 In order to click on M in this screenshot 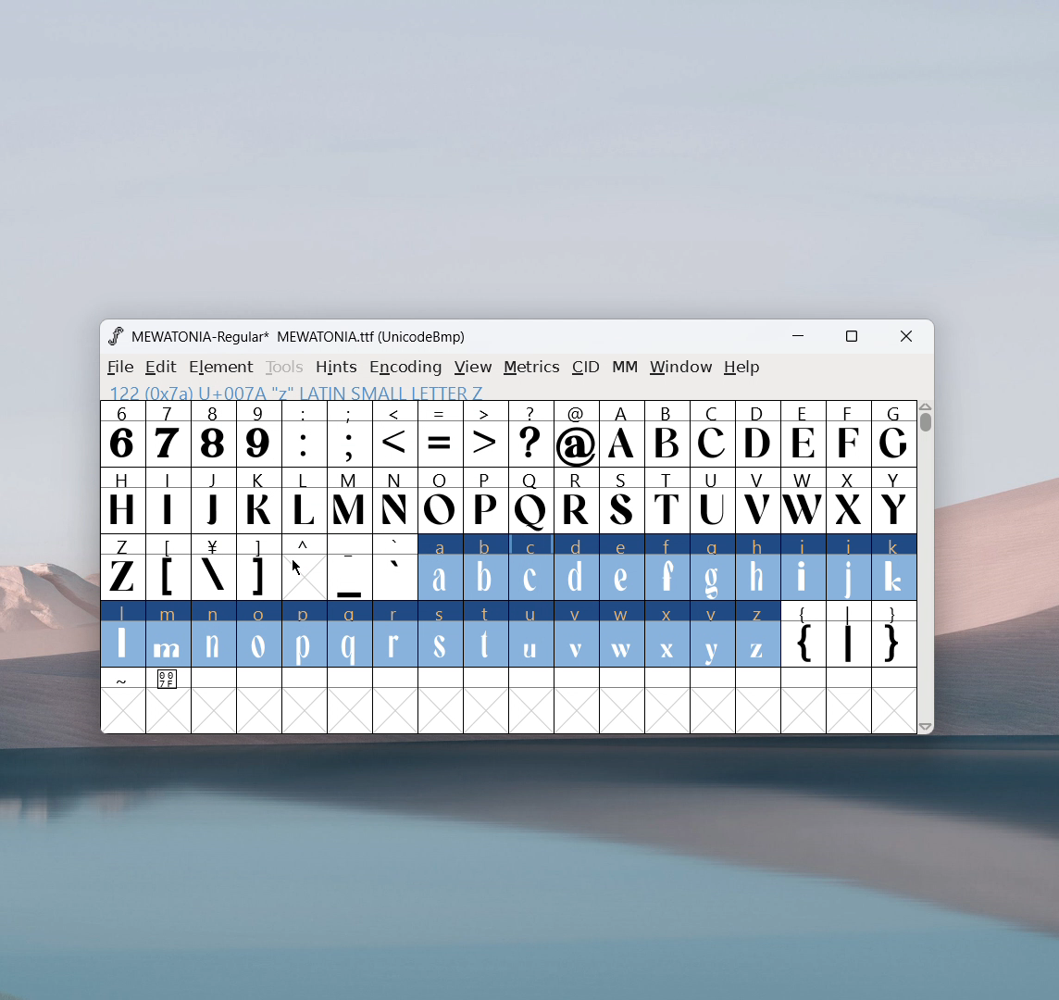, I will do `click(351, 499)`.